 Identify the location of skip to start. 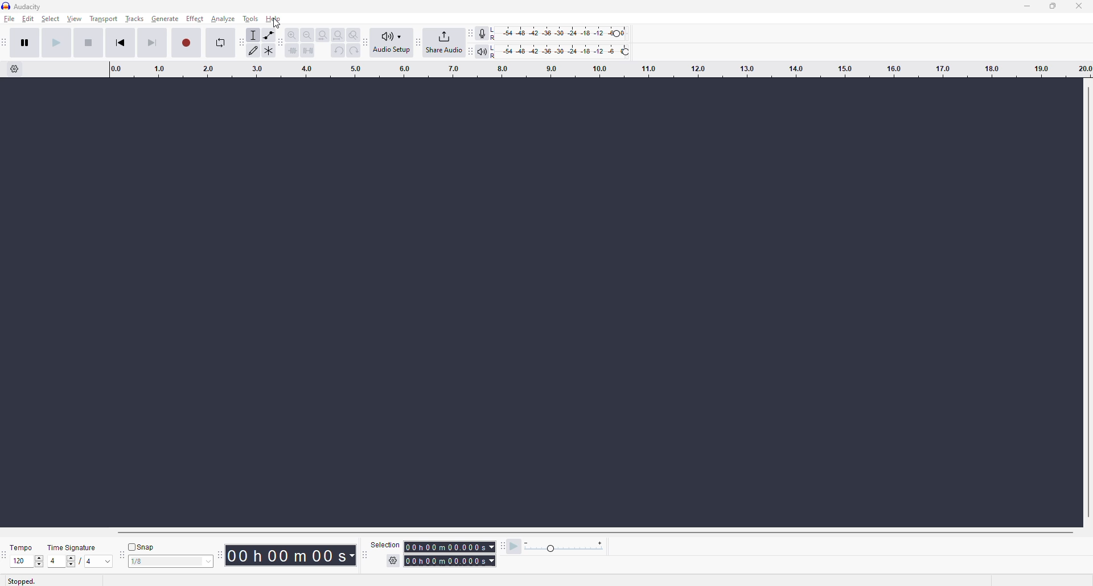
(121, 42).